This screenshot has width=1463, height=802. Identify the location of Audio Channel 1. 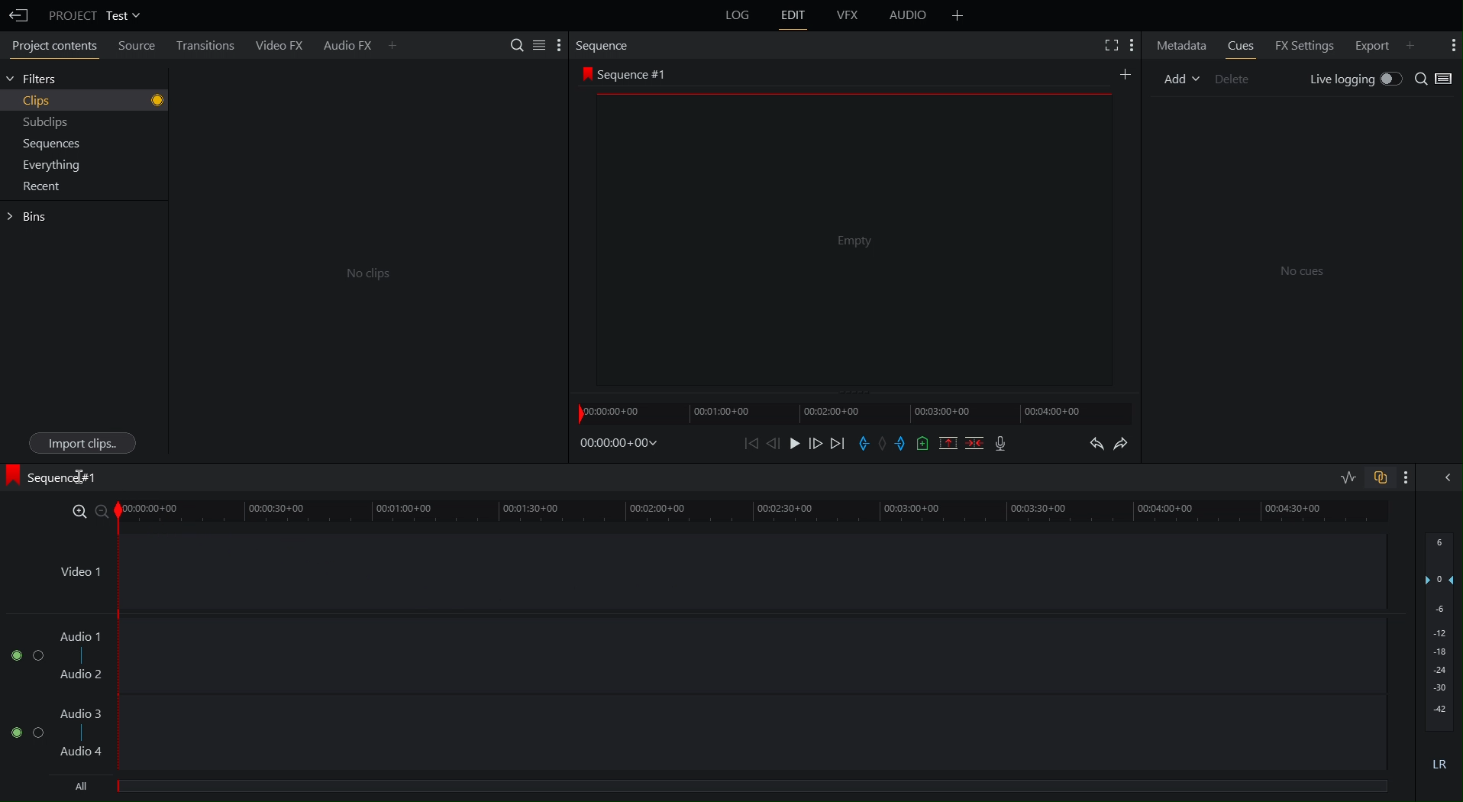
(26, 653).